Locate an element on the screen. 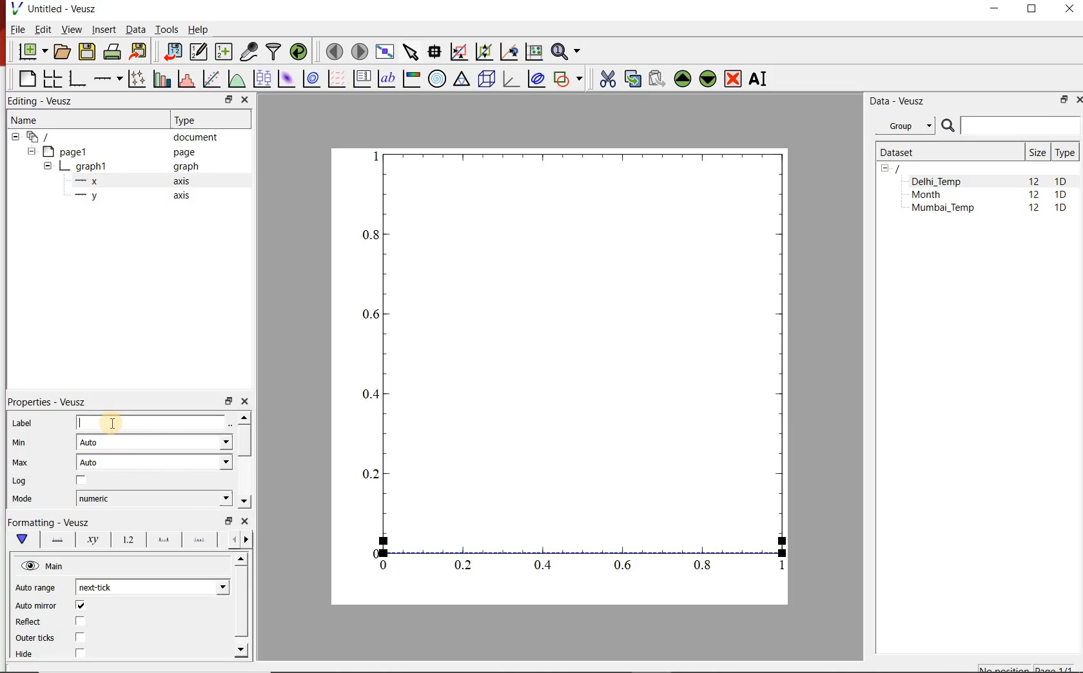 This screenshot has height=673, width=1083. Name is located at coordinates (26, 119).